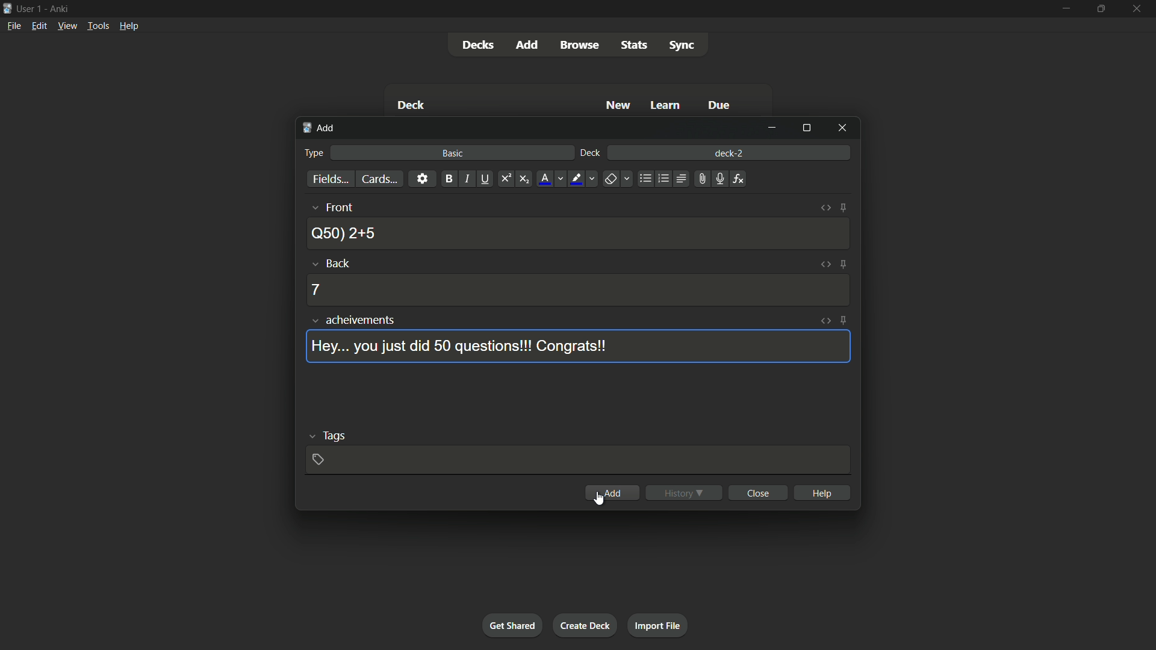 The height and width of the screenshot is (650, 1156). What do you see at coordinates (805, 129) in the screenshot?
I see `maximize` at bounding box center [805, 129].